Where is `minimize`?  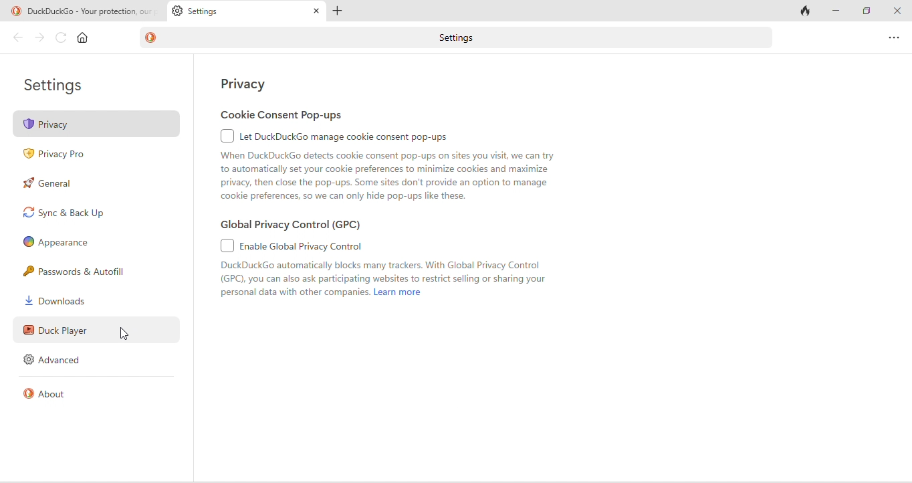 minimize is located at coordinates (838, 11).